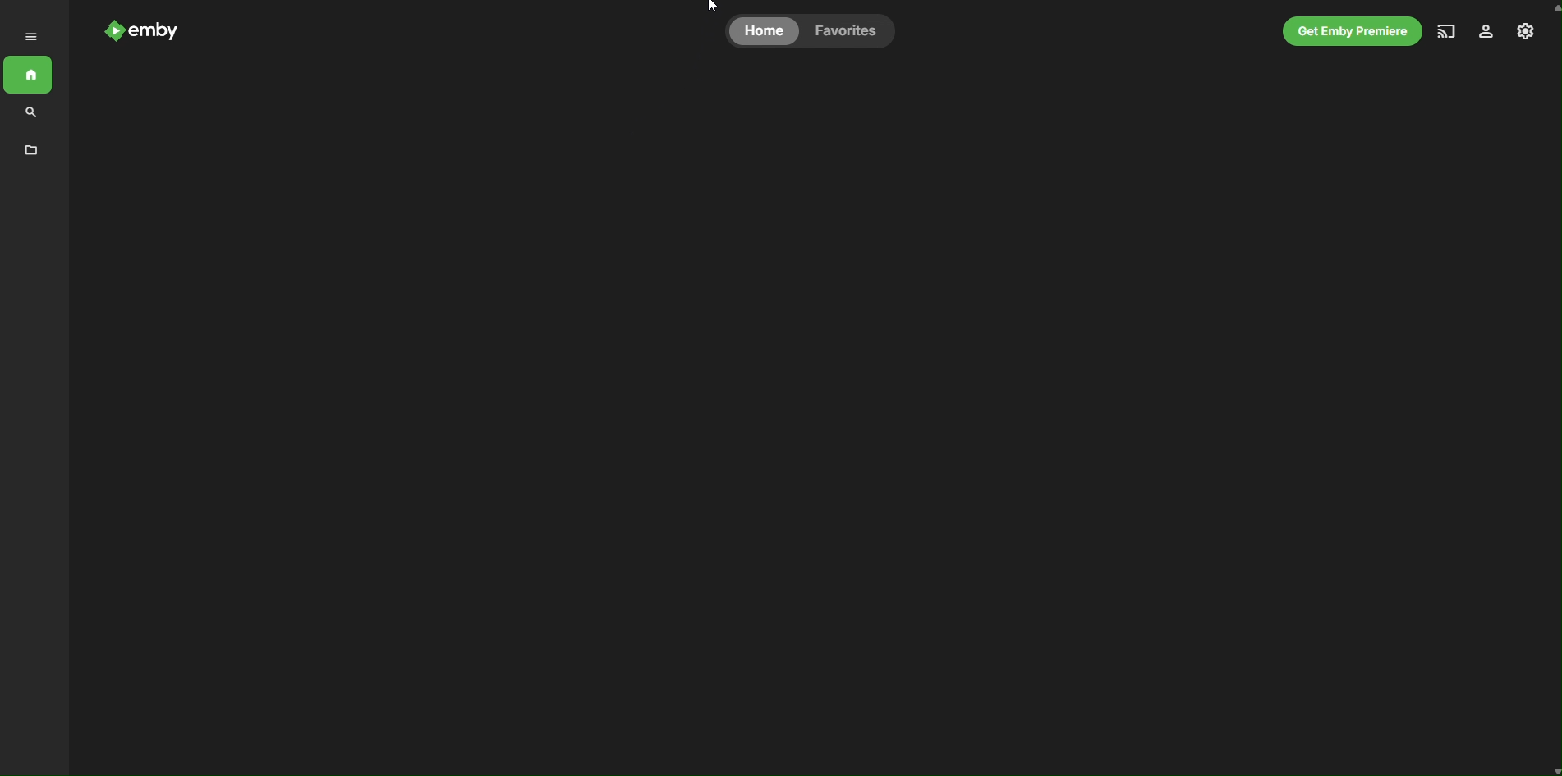 The height and width of the screenshot is (776, 1562). I want to click on Broadcast, so click(1449, 31).